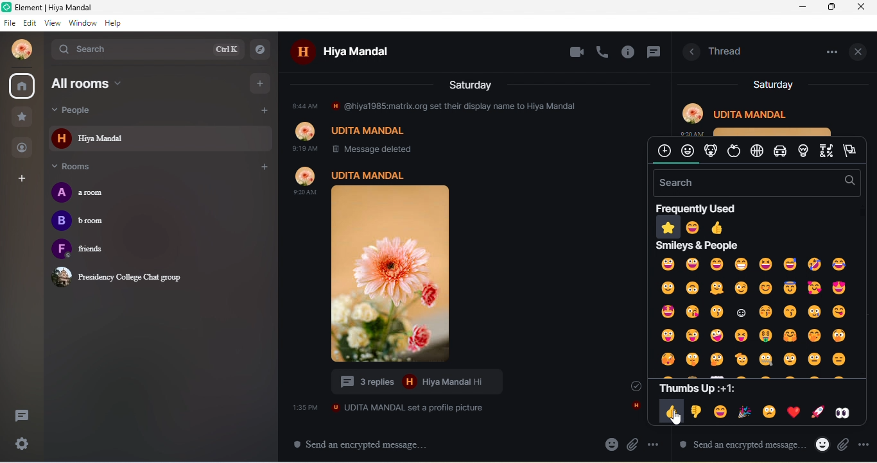 The image size is (877, 463). What do you see at coordinates (576, 53) in the screenshot?
I see `video call` at bounding box center [576, 53].